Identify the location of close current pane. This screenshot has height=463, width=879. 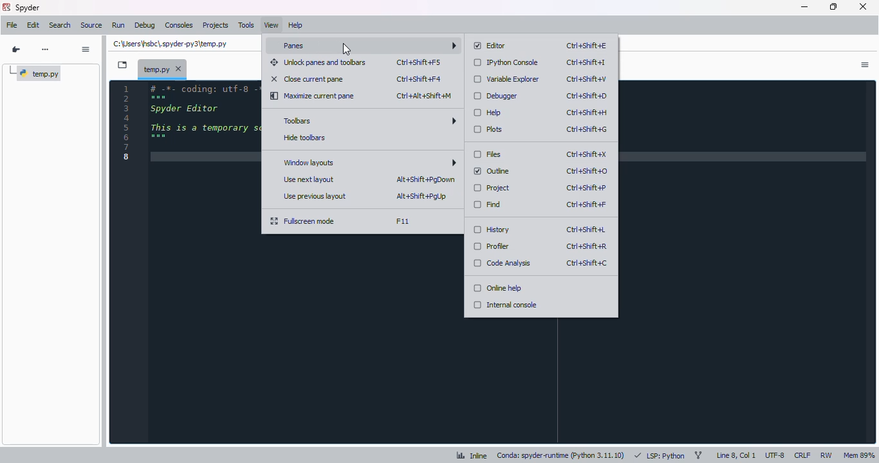
(308, 78).